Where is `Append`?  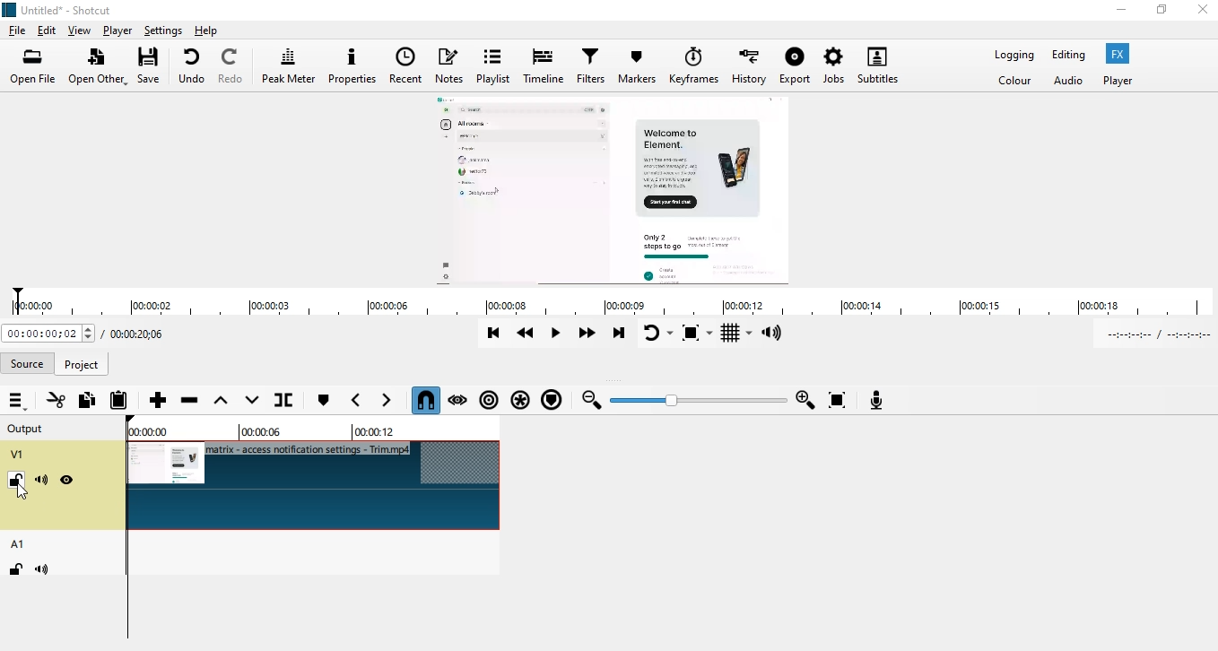
Append is located at coordinates (158, 399).